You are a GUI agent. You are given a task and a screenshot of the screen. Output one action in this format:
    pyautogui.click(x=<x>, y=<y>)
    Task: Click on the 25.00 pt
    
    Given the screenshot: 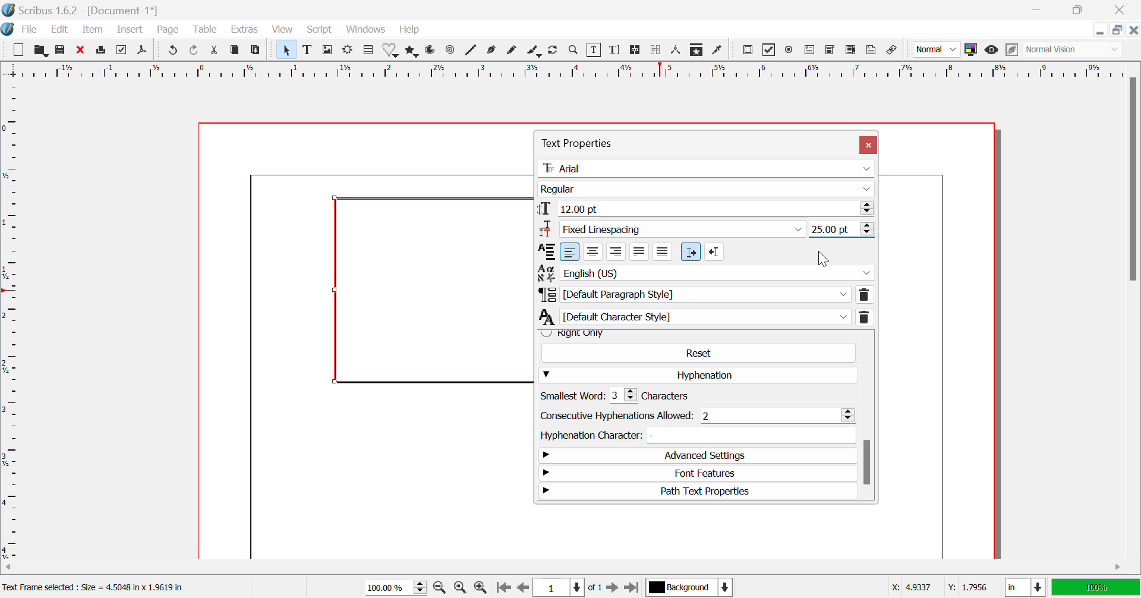 What is the action you would take?
    pyautogui.click(x=842, y=231)
    